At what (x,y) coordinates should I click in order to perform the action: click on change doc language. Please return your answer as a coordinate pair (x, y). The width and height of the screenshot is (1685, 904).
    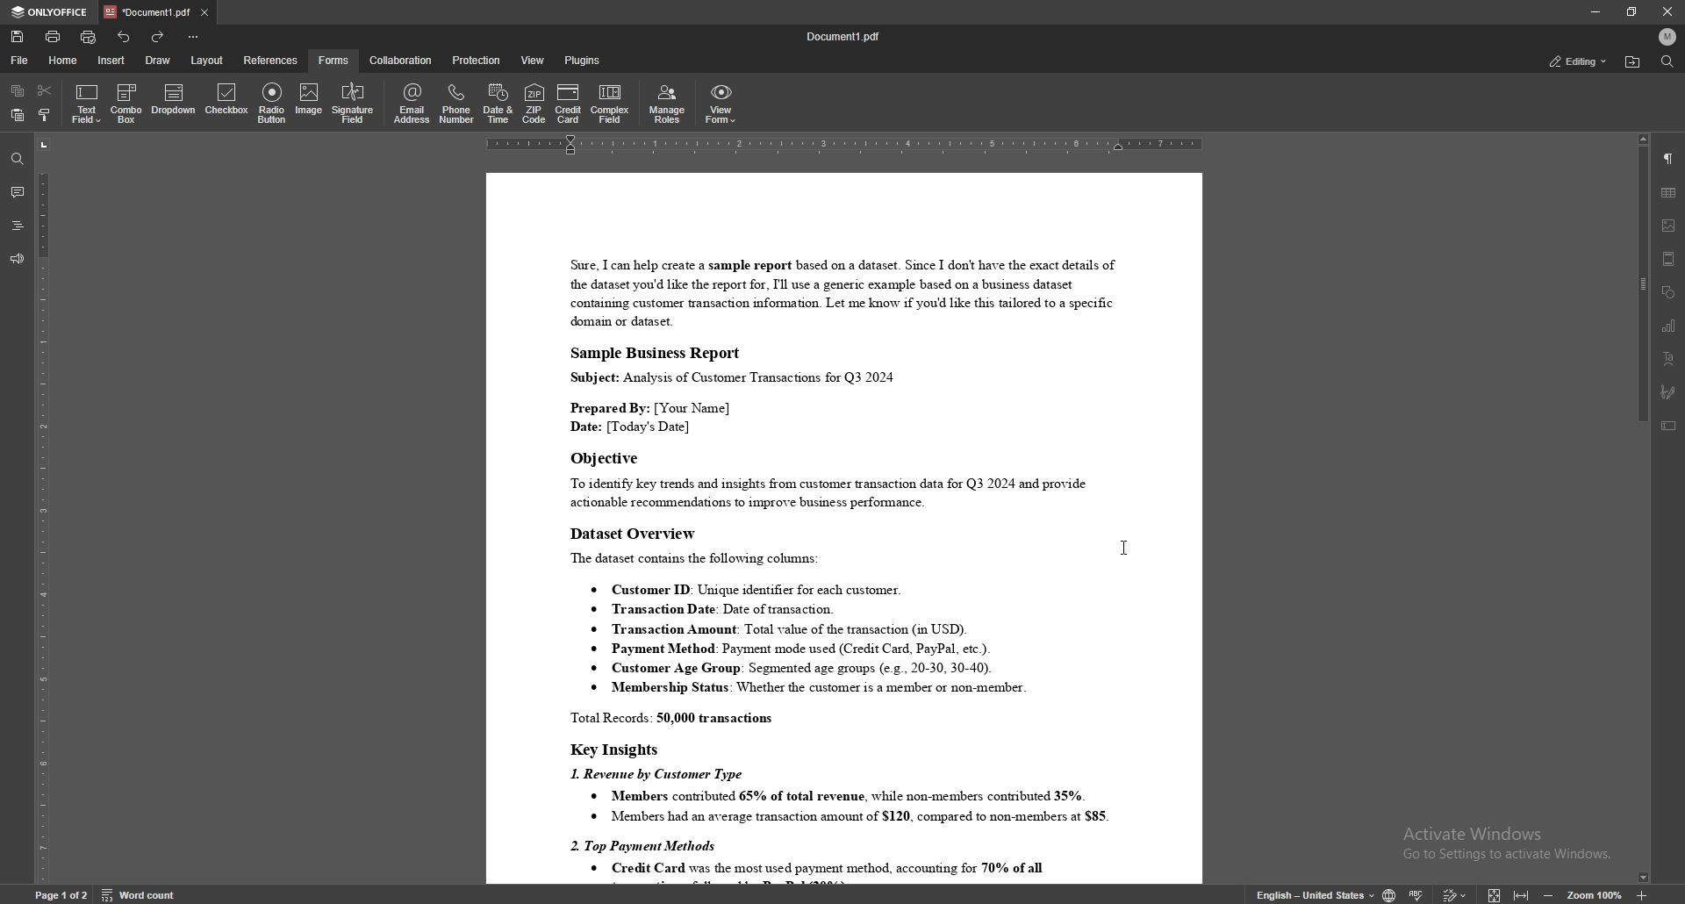
    Looking at the image, I should click on (1390, 893).